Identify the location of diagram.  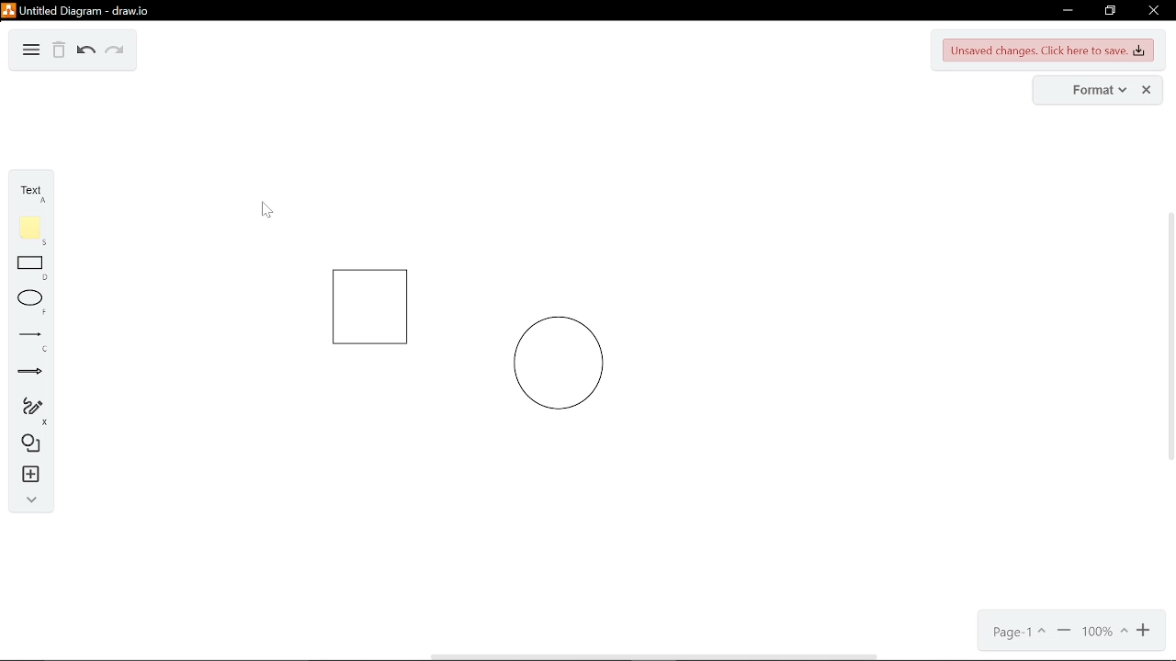
(31, 51).